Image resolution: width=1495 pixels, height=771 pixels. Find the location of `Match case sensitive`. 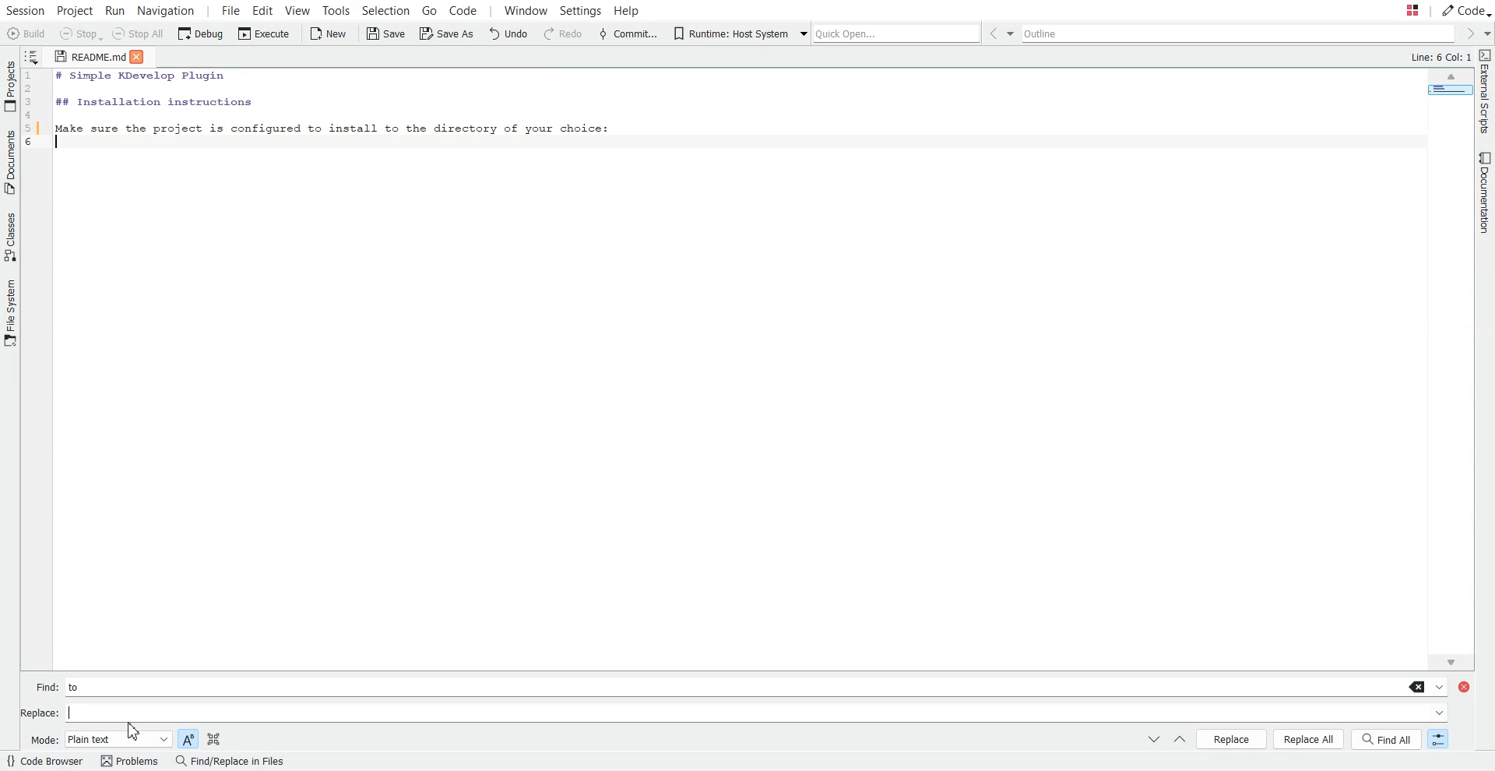

Match case sensitive is located at coordinates (188, 738).